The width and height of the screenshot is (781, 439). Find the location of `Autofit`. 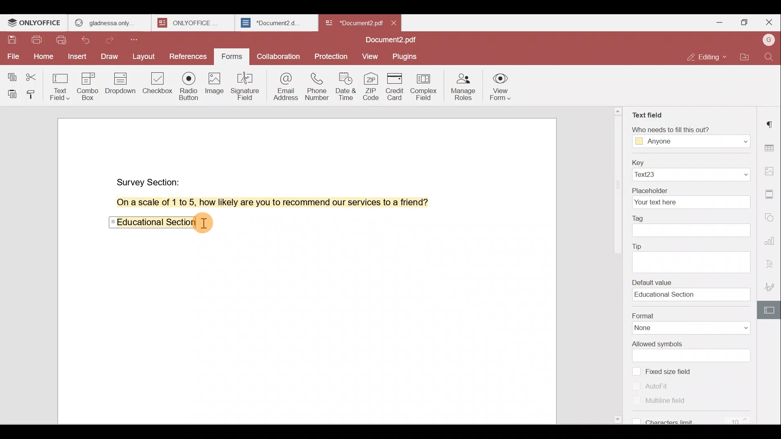

Autofit is located at coordinates (654, 386).